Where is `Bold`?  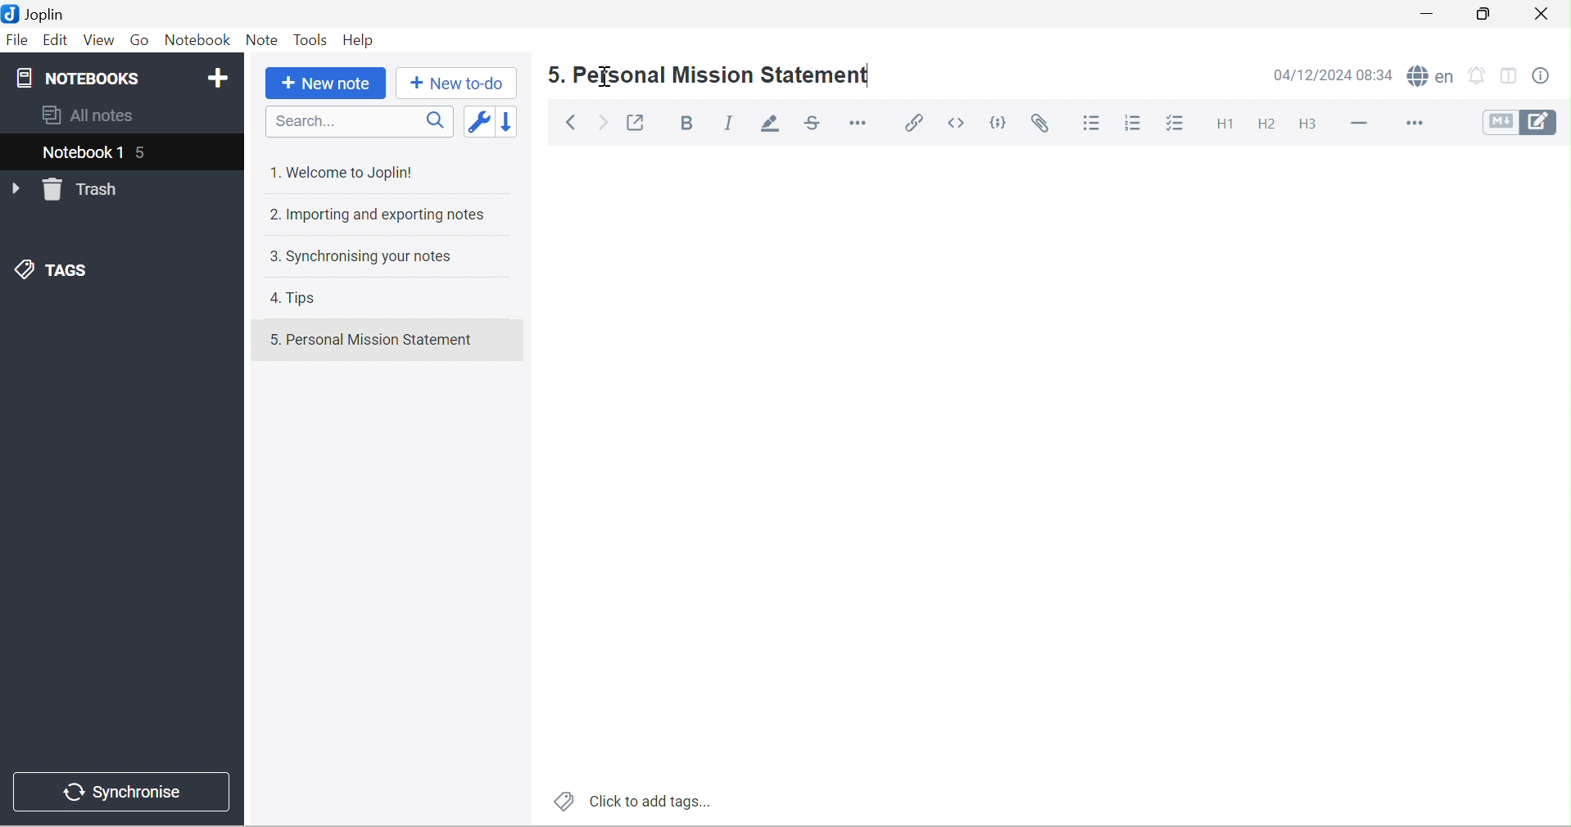
Bold is located at coordinates (686, 123).